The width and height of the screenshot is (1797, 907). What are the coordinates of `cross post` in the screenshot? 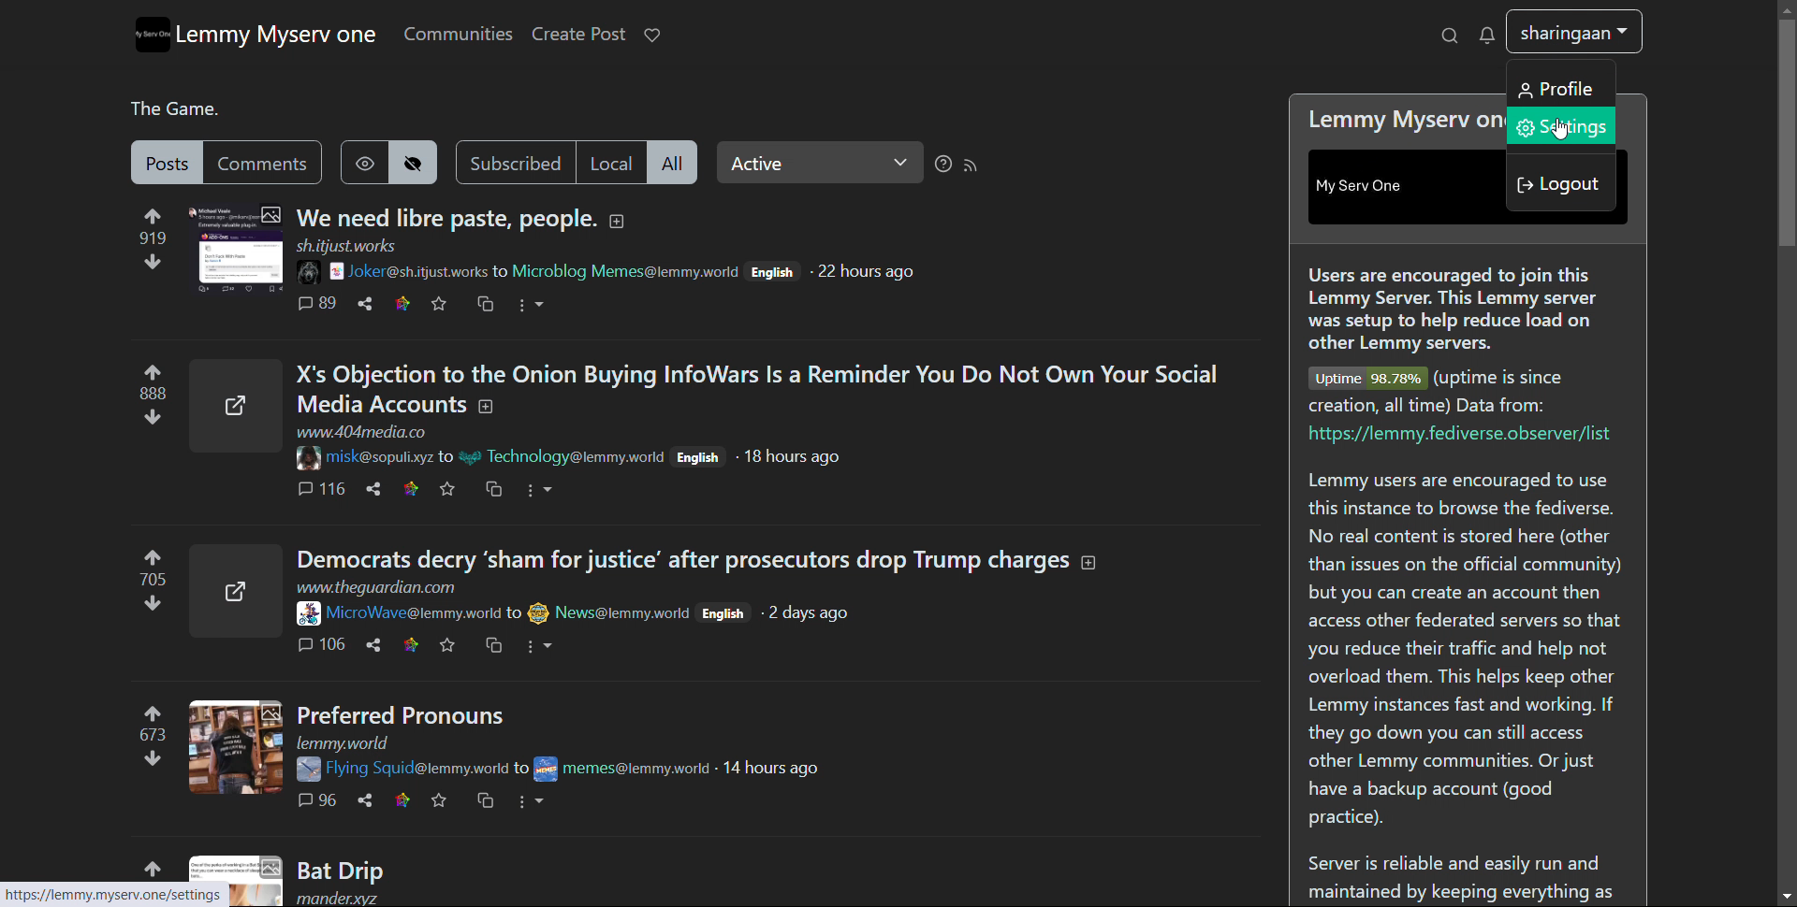 It's located at (487, 305).